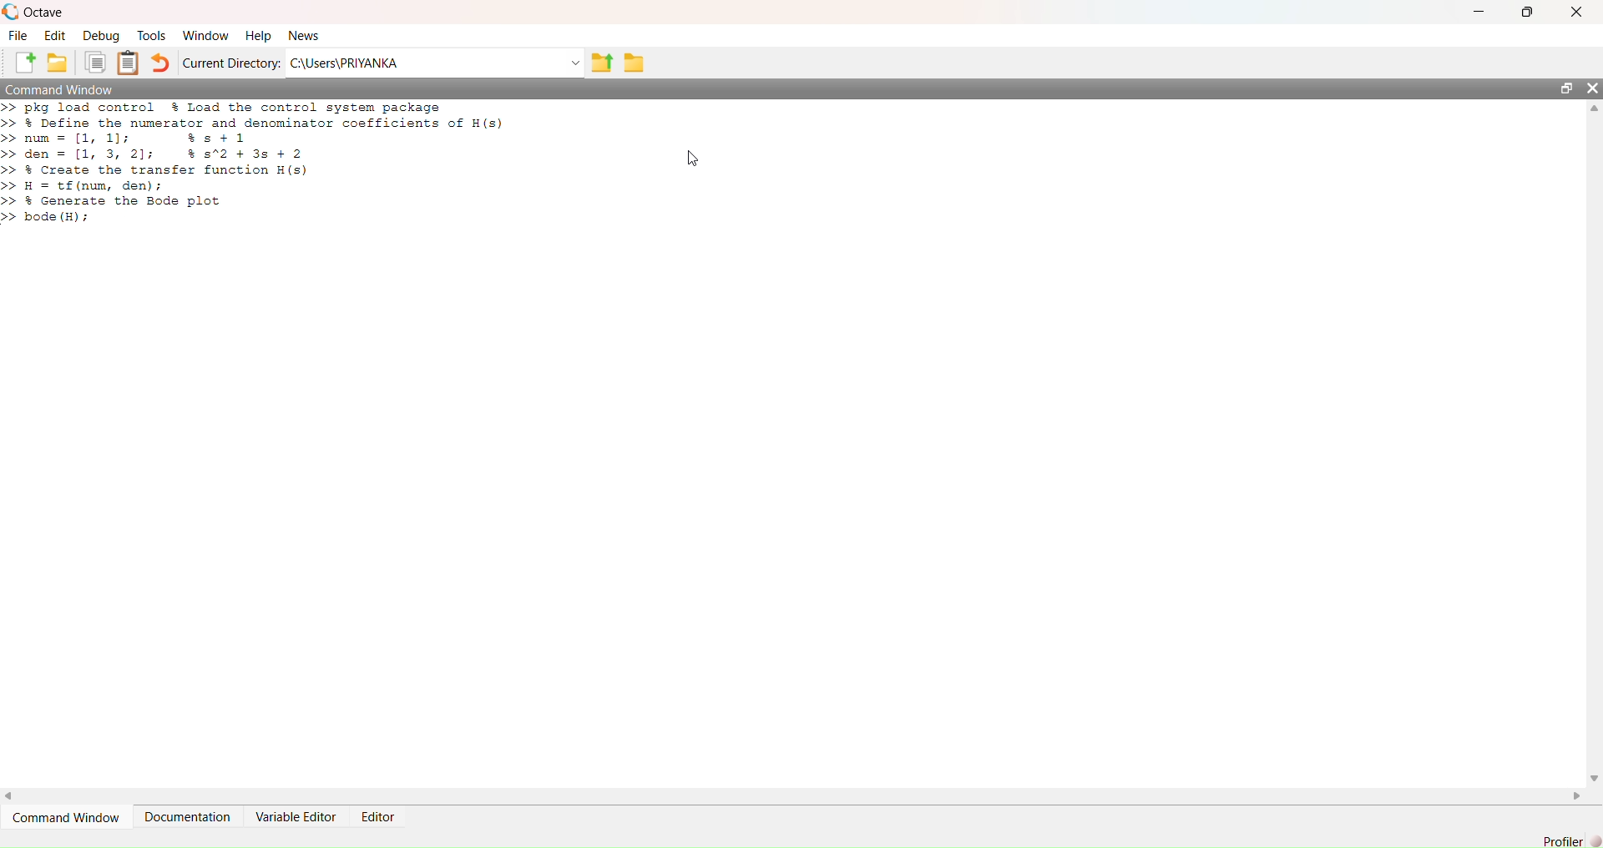  What do you see at coordinates (1567, 88) in the screenshot?
I see `restore` at bounding box center [1567, 88].